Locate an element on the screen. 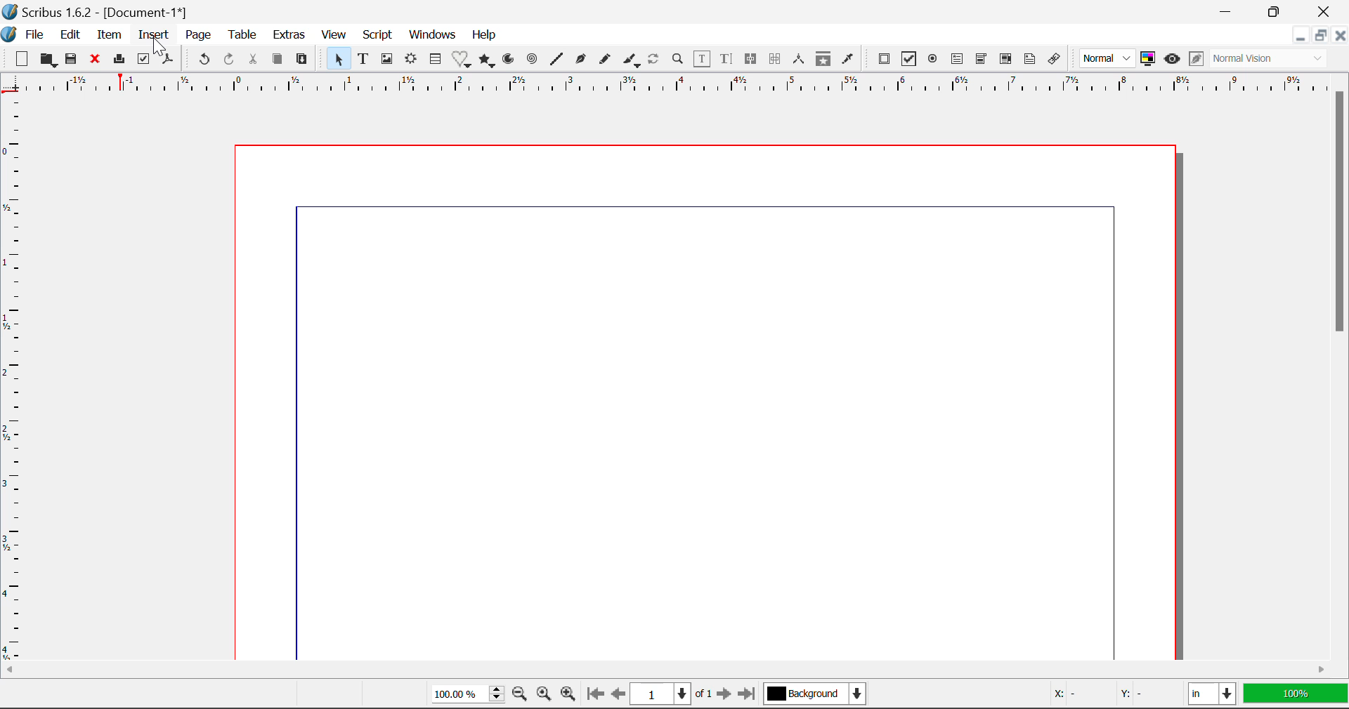 The image size is (1349, 709). Polygons is located at coordinates (488, 61).